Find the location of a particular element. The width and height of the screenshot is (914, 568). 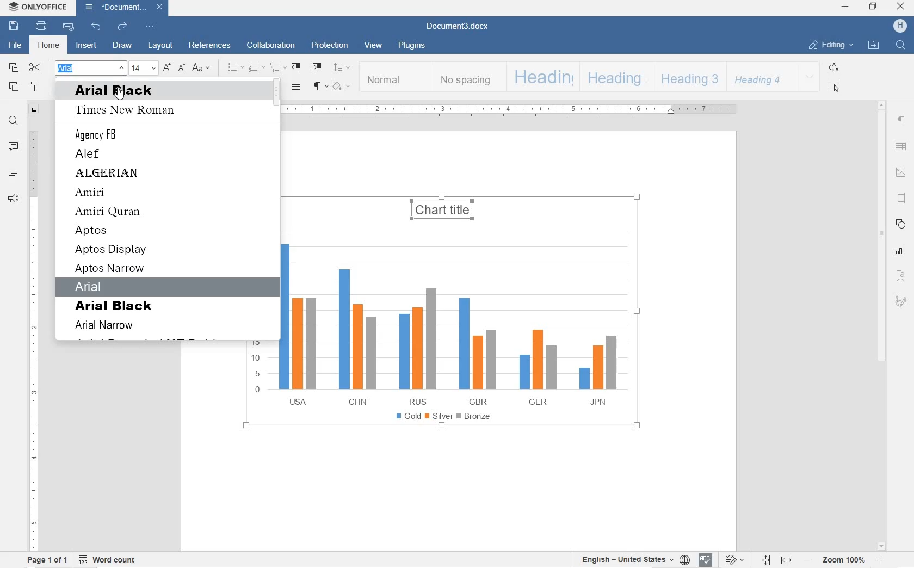

HP is located at coordinates (899, 26).